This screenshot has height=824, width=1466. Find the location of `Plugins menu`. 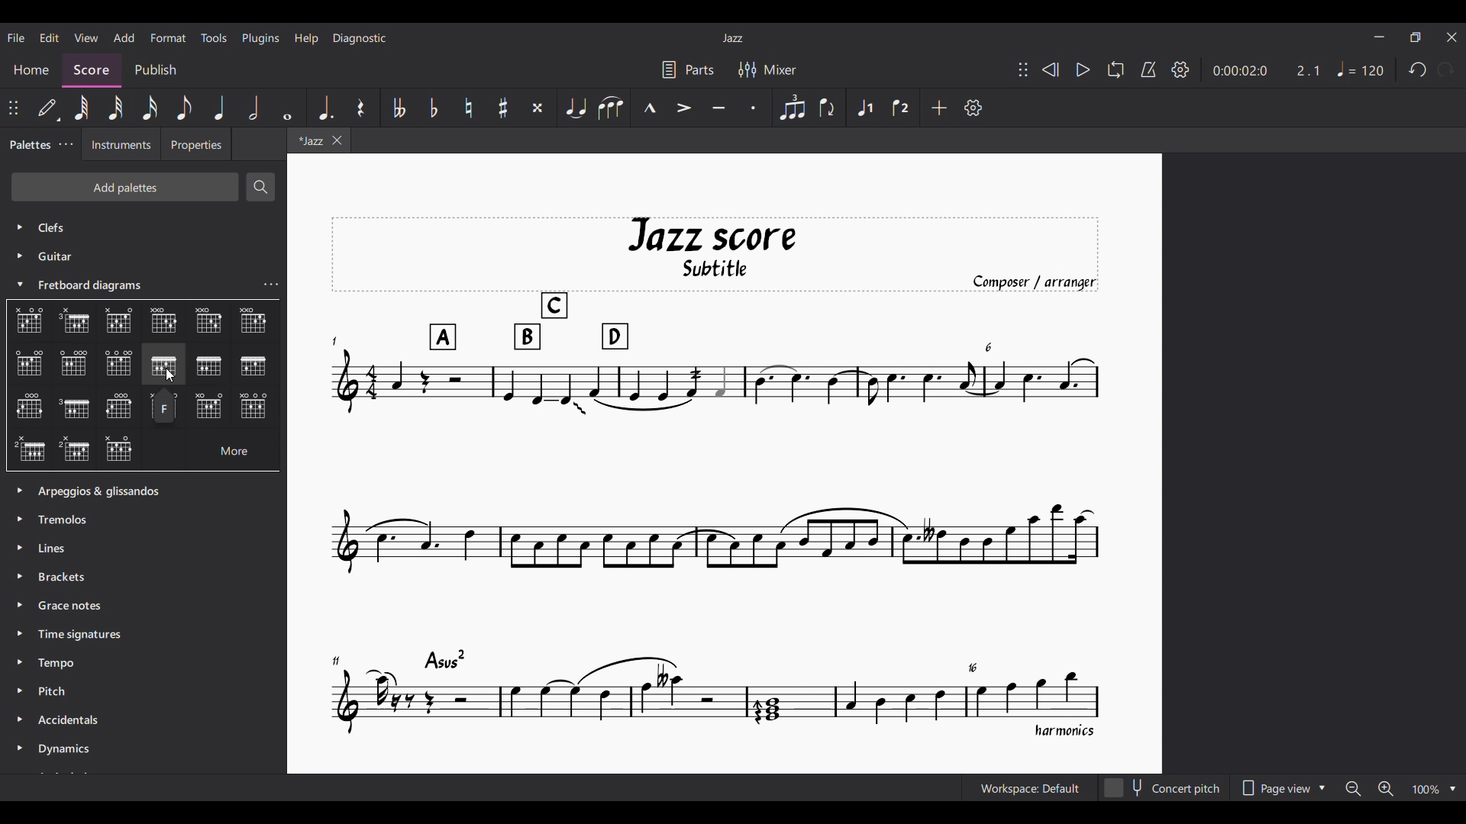

Plugins menu is located at coordinates (261, 39).